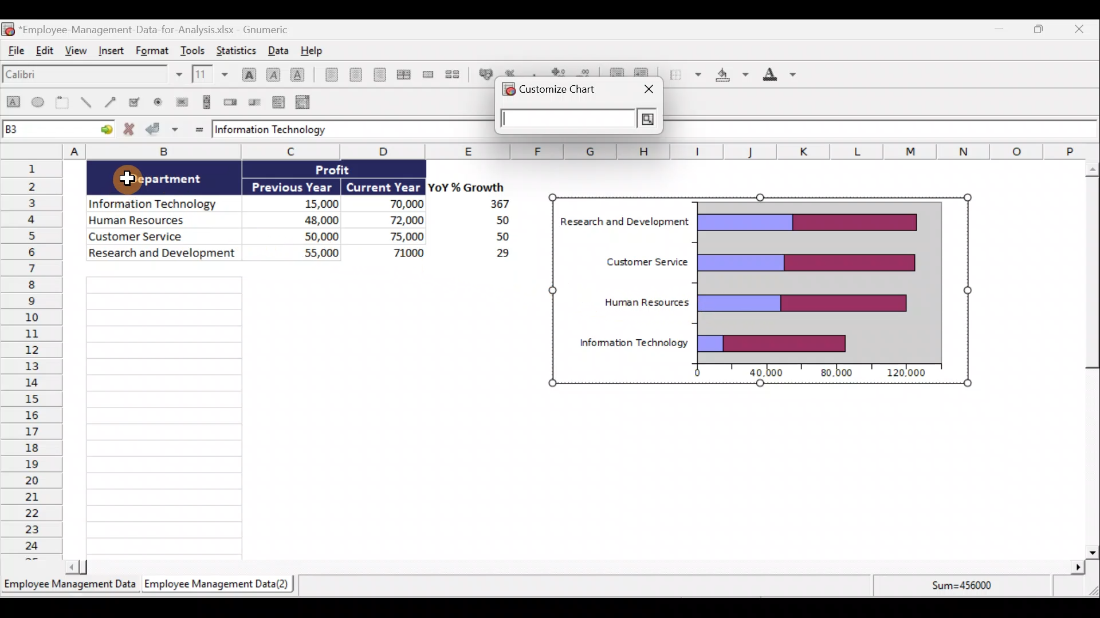 The height and width of the screenshot is (618, 1100). Describe the element at coordinates (328, 77) in the screenshot. I see `Align left` at that location.